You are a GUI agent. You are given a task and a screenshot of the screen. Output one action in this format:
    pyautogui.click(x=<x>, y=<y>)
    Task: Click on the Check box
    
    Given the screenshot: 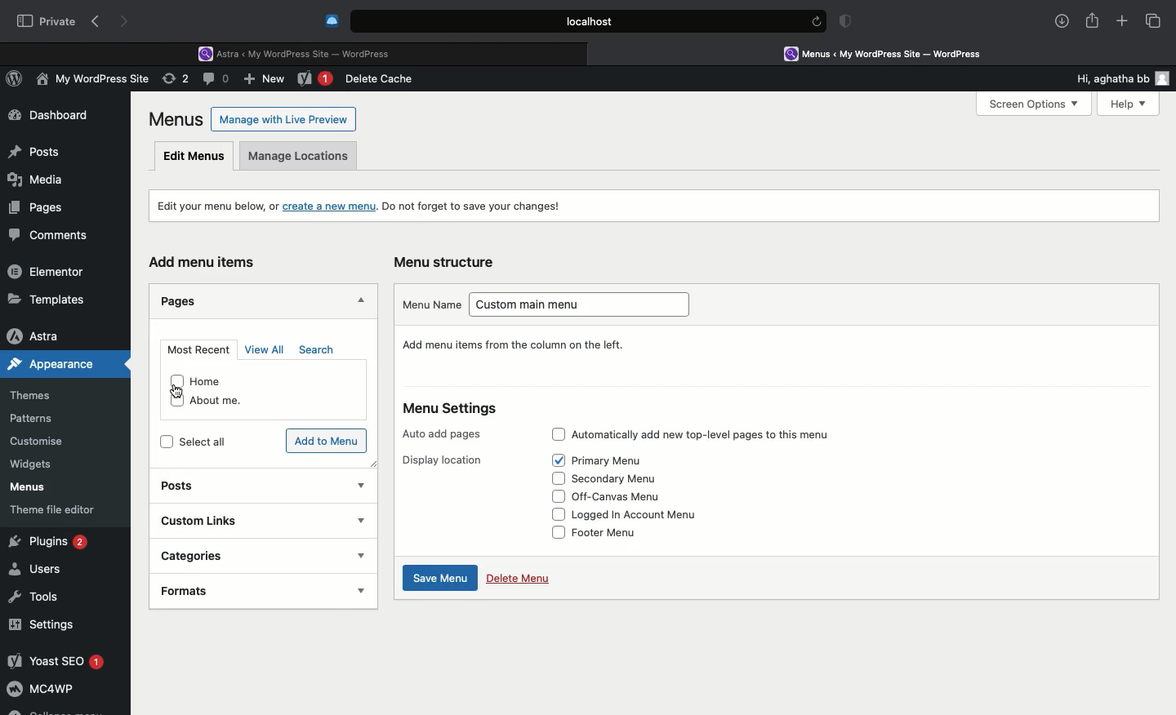 What is the action you would take?
    pyautogui.click(x=558, y=432)
    